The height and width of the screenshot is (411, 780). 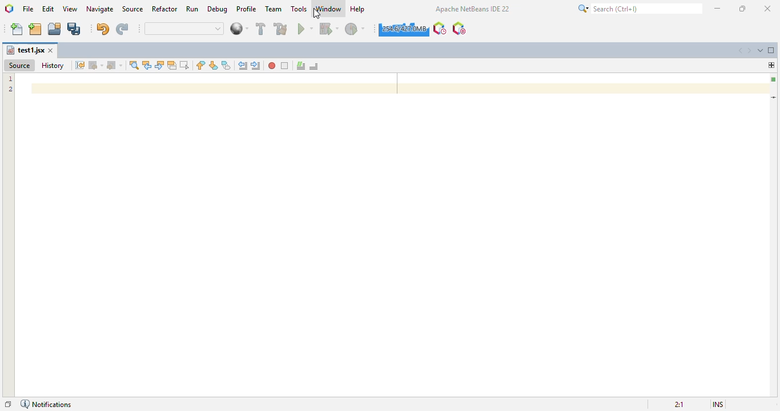 What do you see at coordinates (301, 66) in the screenshot?
I see `comment` at bounding box center [301, 66].